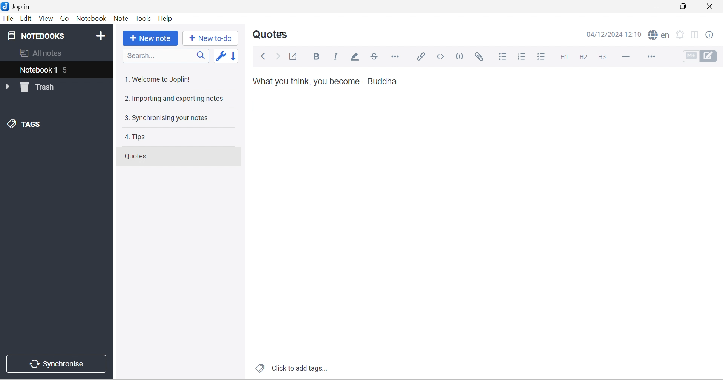 The width and height of the screenshot is (723, 380). Describe the element at coordinates (65, 18) in the screenshot. I see `Go` at that location.